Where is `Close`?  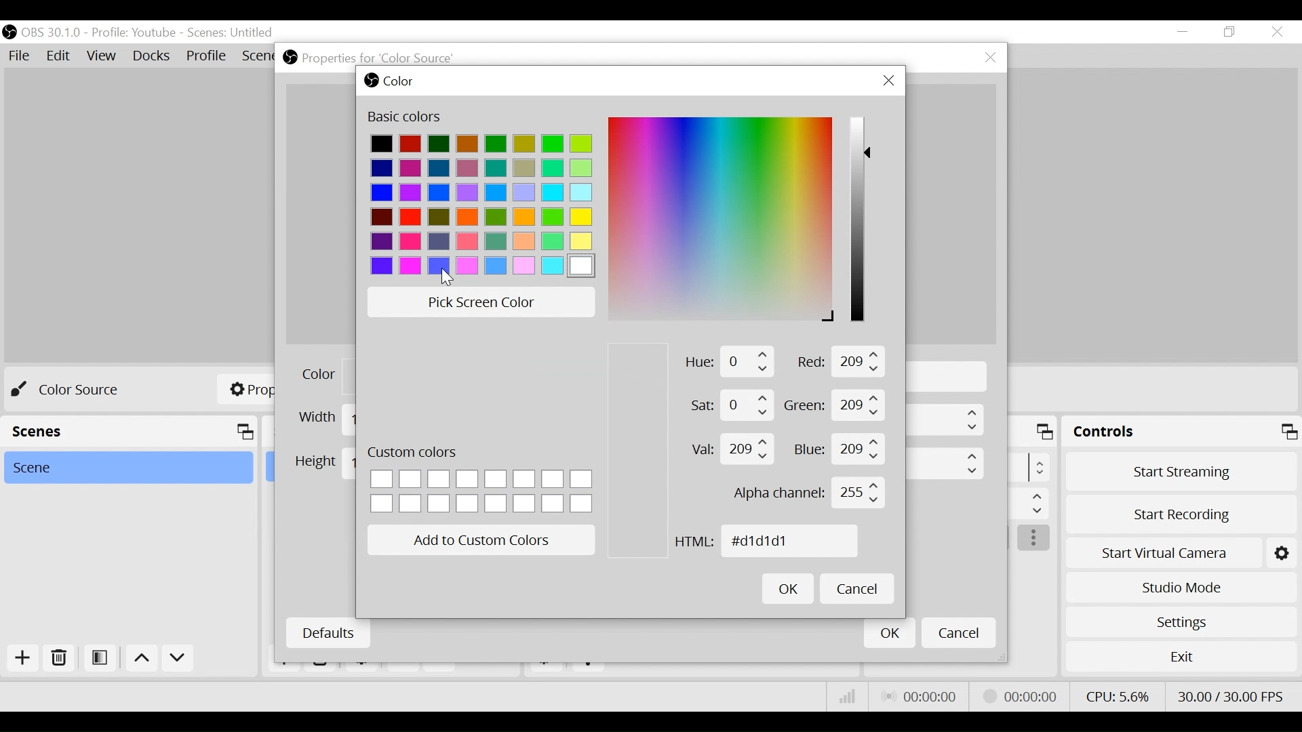
Close is located at coordinates (888, 80).